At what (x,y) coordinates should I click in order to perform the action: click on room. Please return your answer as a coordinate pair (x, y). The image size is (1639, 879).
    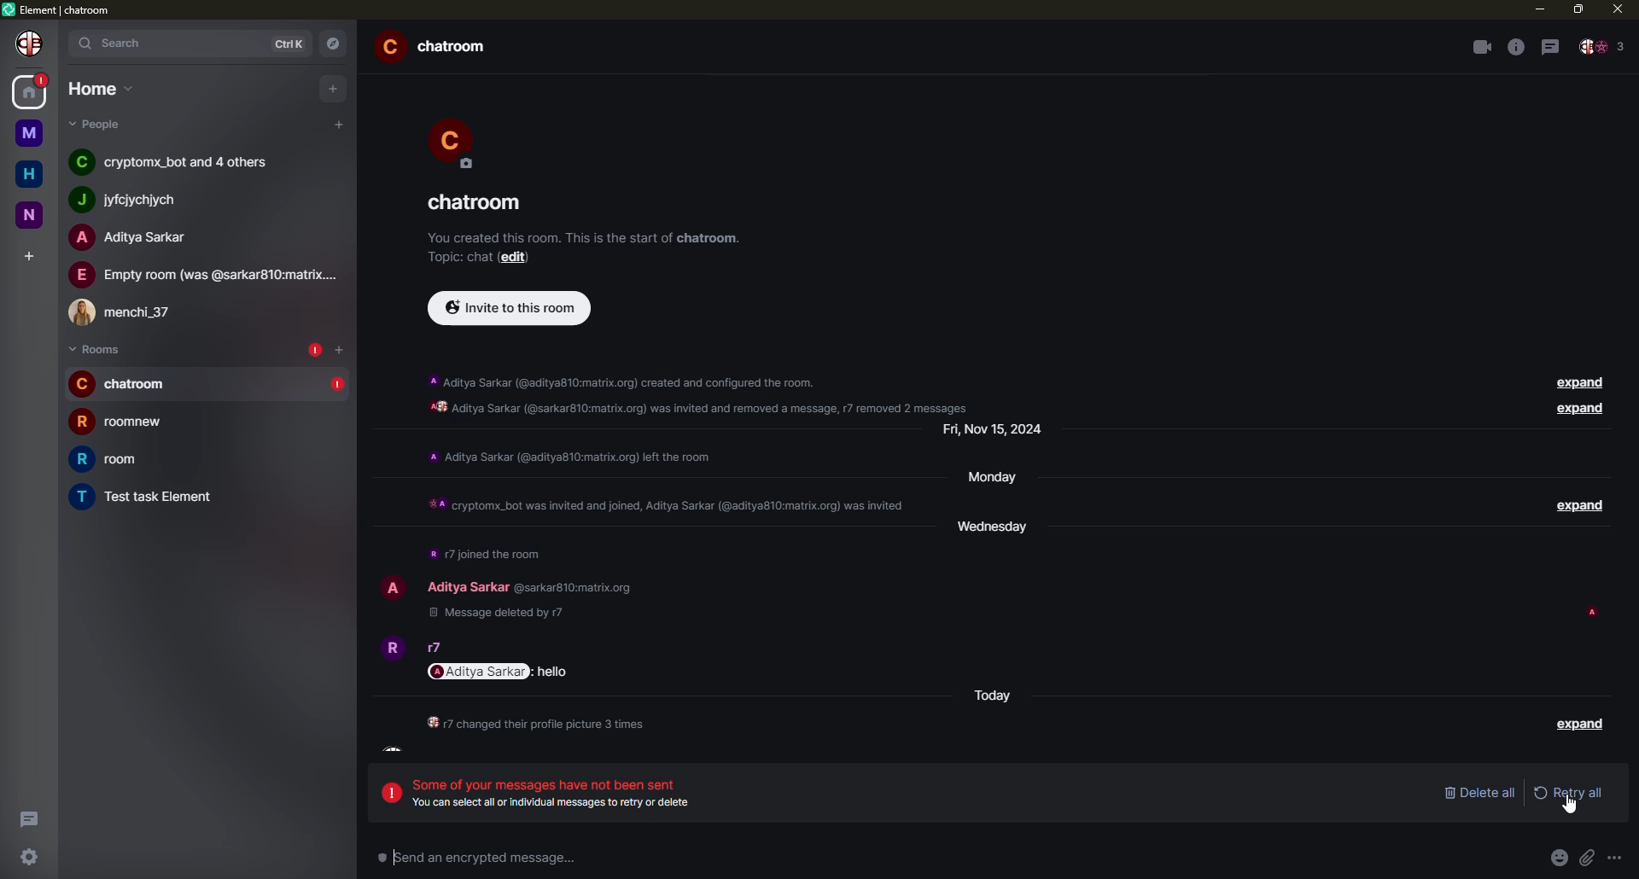
    Looking at the image, I should click on (437, 47).